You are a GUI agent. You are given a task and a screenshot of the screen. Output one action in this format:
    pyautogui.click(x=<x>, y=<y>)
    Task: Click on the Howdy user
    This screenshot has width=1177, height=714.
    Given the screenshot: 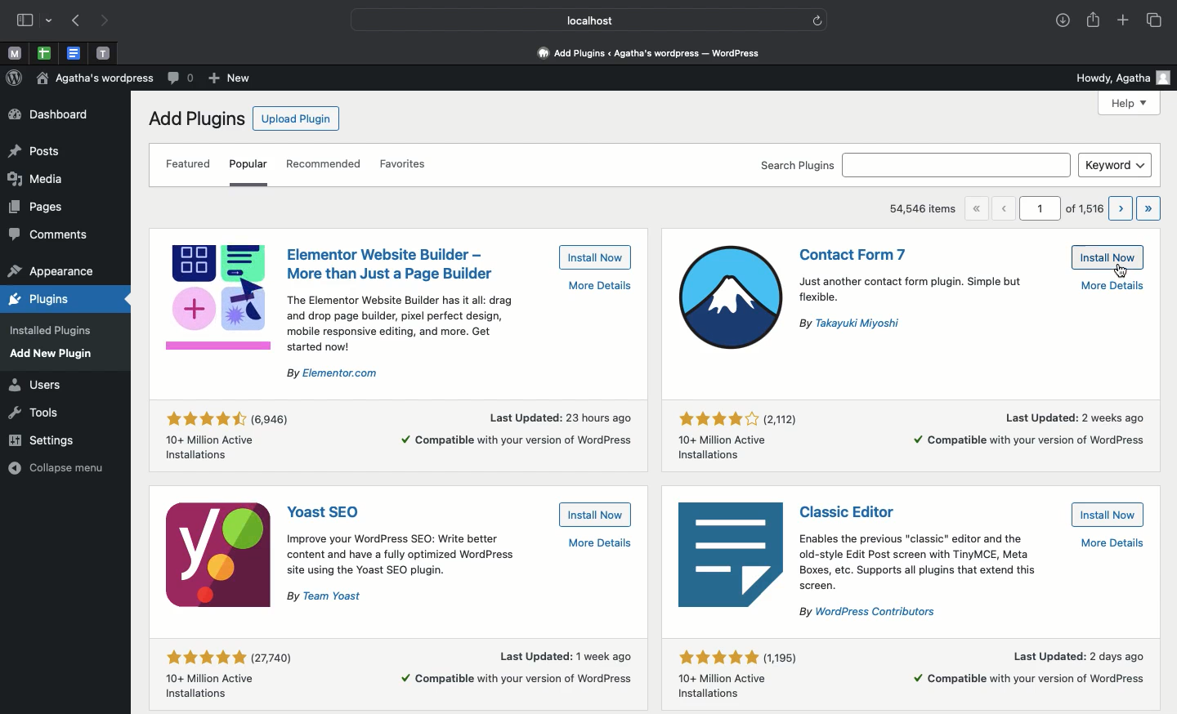 What is the action you would take?
    pyautogui.click(x=1122, y=76)
    